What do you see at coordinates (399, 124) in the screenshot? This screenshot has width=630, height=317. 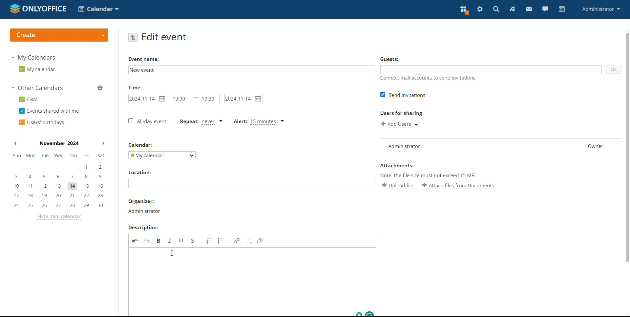 I see `add users` at bounding box center [399, 124].